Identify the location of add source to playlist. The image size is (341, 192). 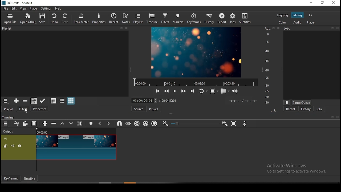
(16, 101).